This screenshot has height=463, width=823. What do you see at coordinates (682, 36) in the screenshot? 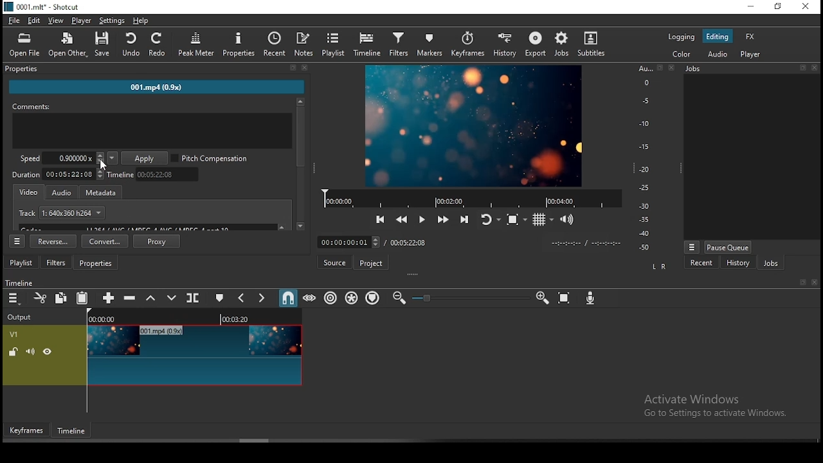
I see `logging` at bounding box center [682, 36].